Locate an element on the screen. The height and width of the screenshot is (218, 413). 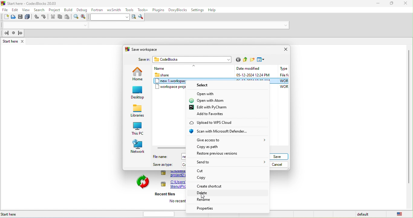
cut is located at coordinates (53, 18).